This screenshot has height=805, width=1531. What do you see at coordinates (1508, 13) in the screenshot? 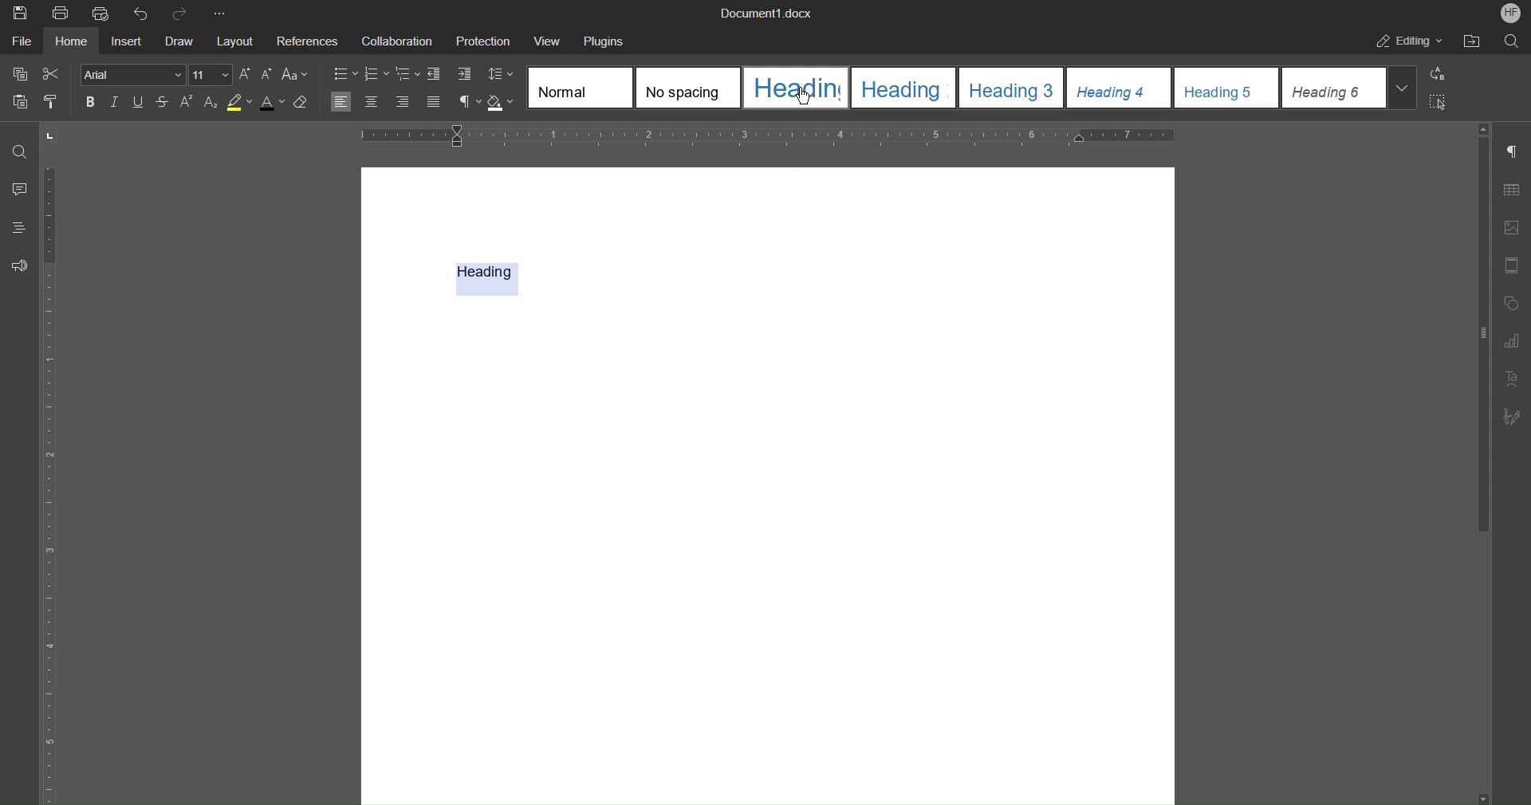
I see `HF` at bounding box center [1508, 13].